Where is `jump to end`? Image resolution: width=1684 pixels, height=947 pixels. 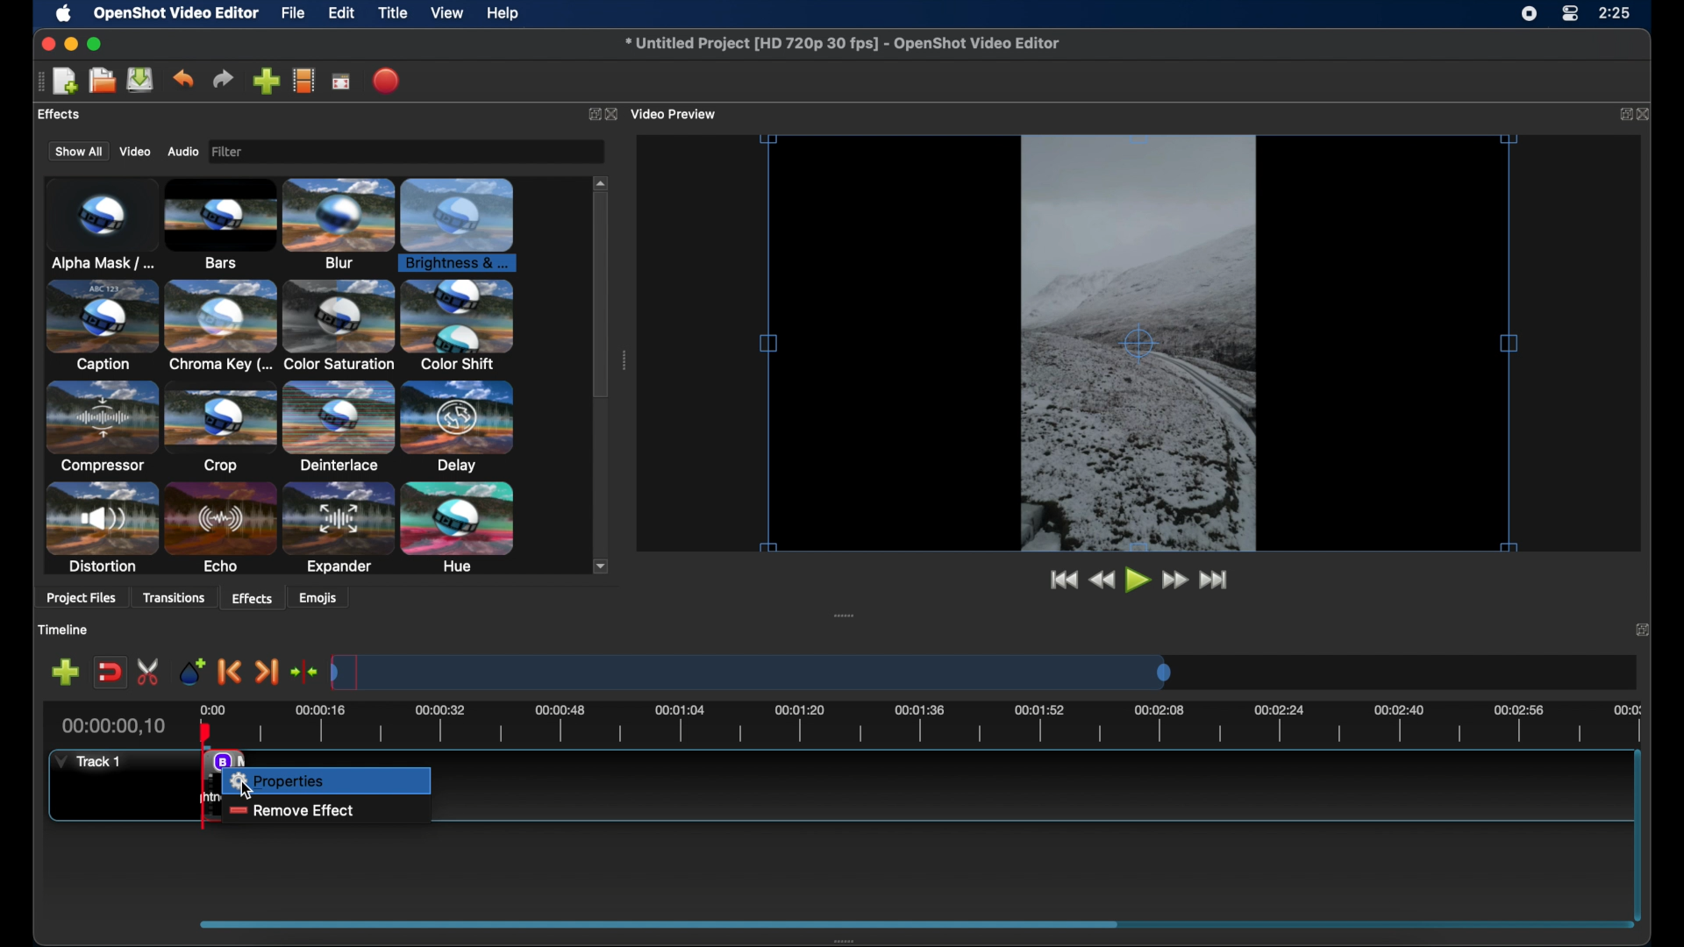 jump to end is located at coordinates (1215, 579).